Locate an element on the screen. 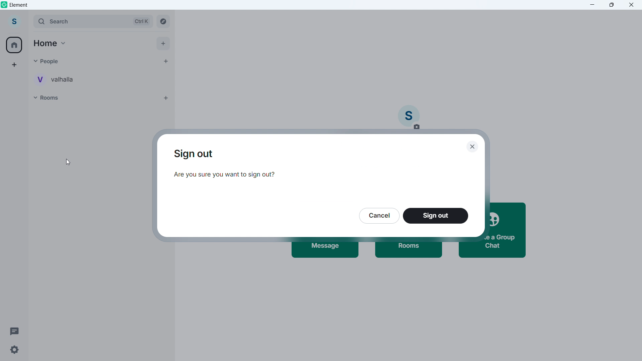  minimize is located at coordinates (593, 5).